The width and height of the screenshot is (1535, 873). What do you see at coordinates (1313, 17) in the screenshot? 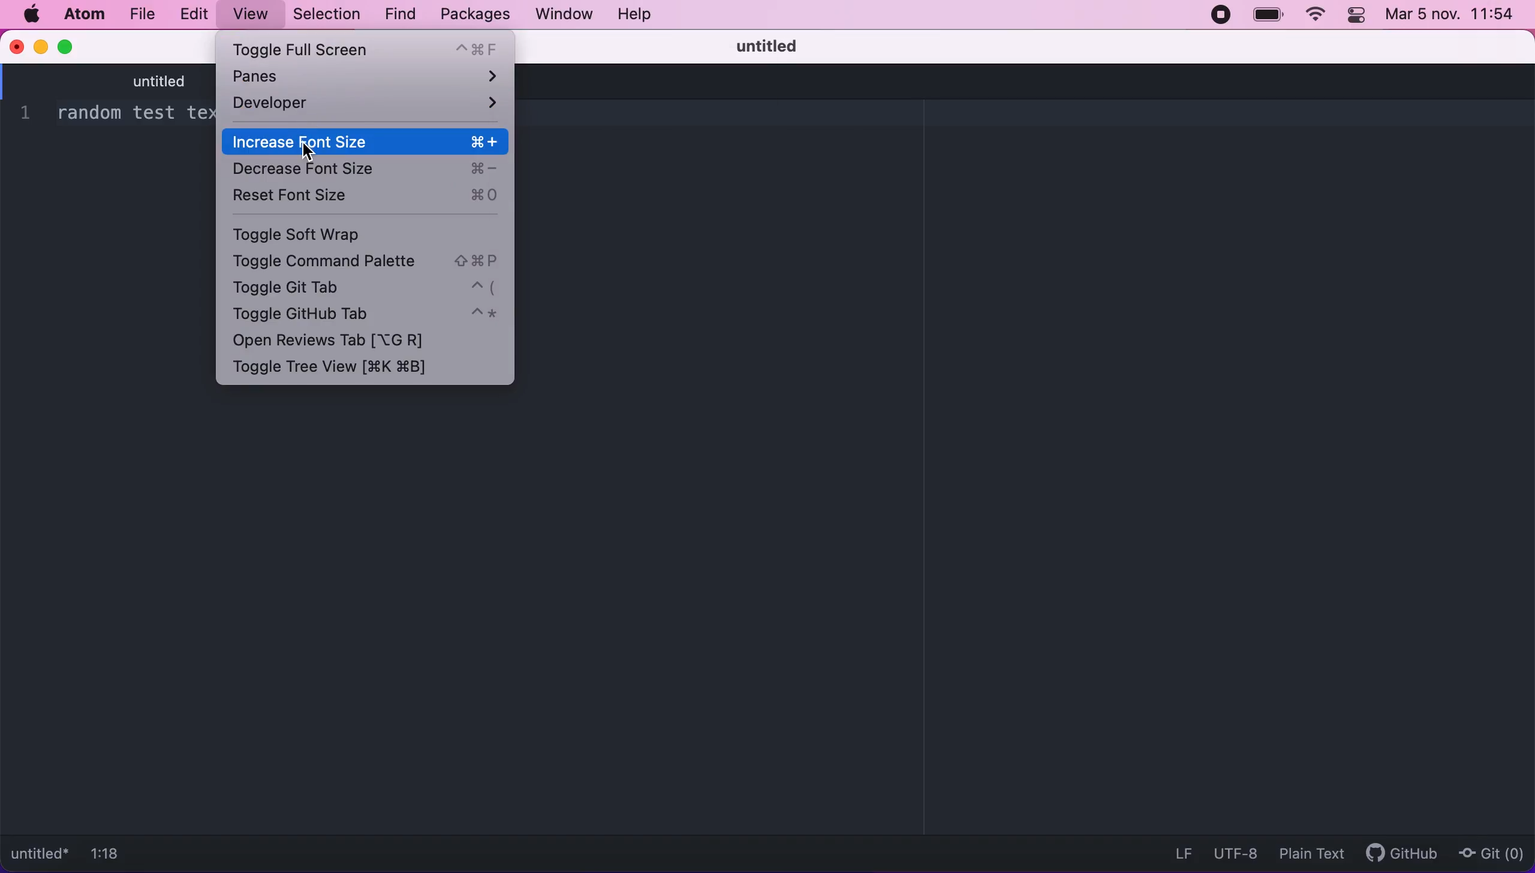
I see `wifi` at bounding box center [1313, 17].